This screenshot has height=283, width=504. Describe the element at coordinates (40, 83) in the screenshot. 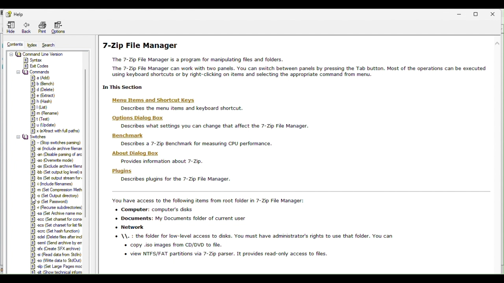

I see `Bench` at that location.